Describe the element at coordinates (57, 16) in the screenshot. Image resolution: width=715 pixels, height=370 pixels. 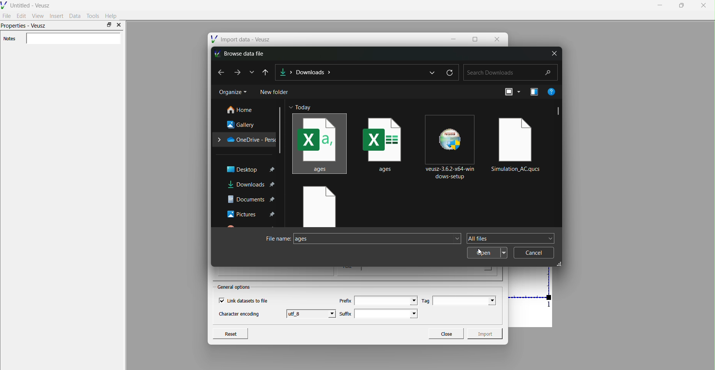
I see `Insert` at that location.